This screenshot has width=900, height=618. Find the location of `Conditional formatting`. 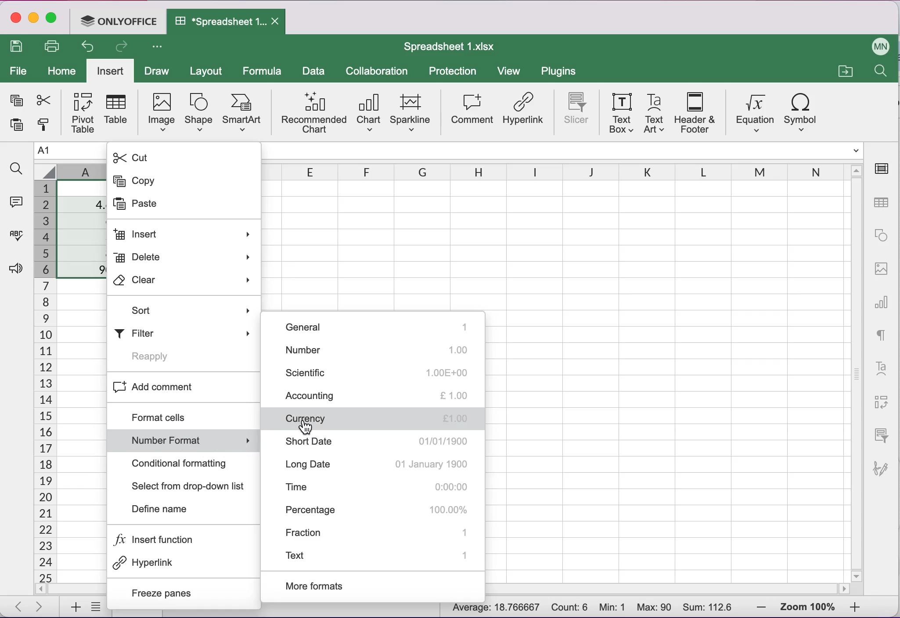

Conditional formatting is located at coordinates (188, 463).